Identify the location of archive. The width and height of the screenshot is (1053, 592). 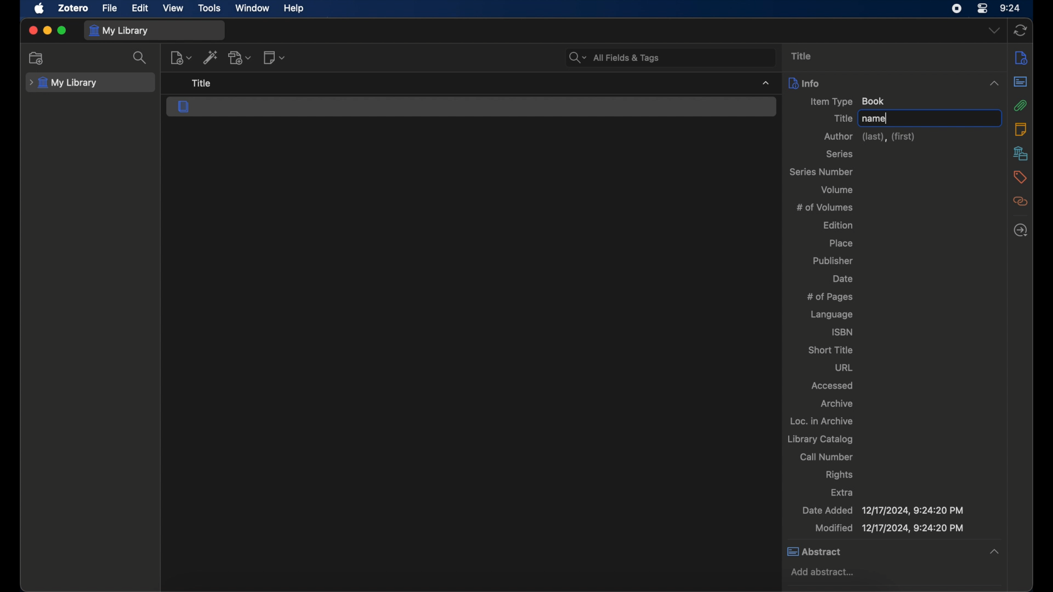
(836, 403).